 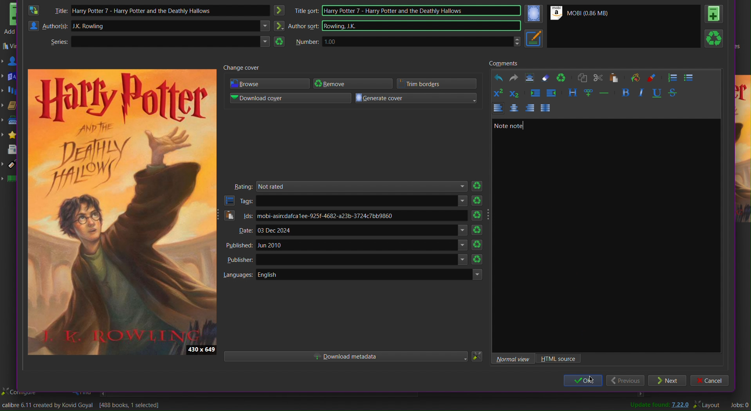 I want to click on Number , so click(x=307, y=42).